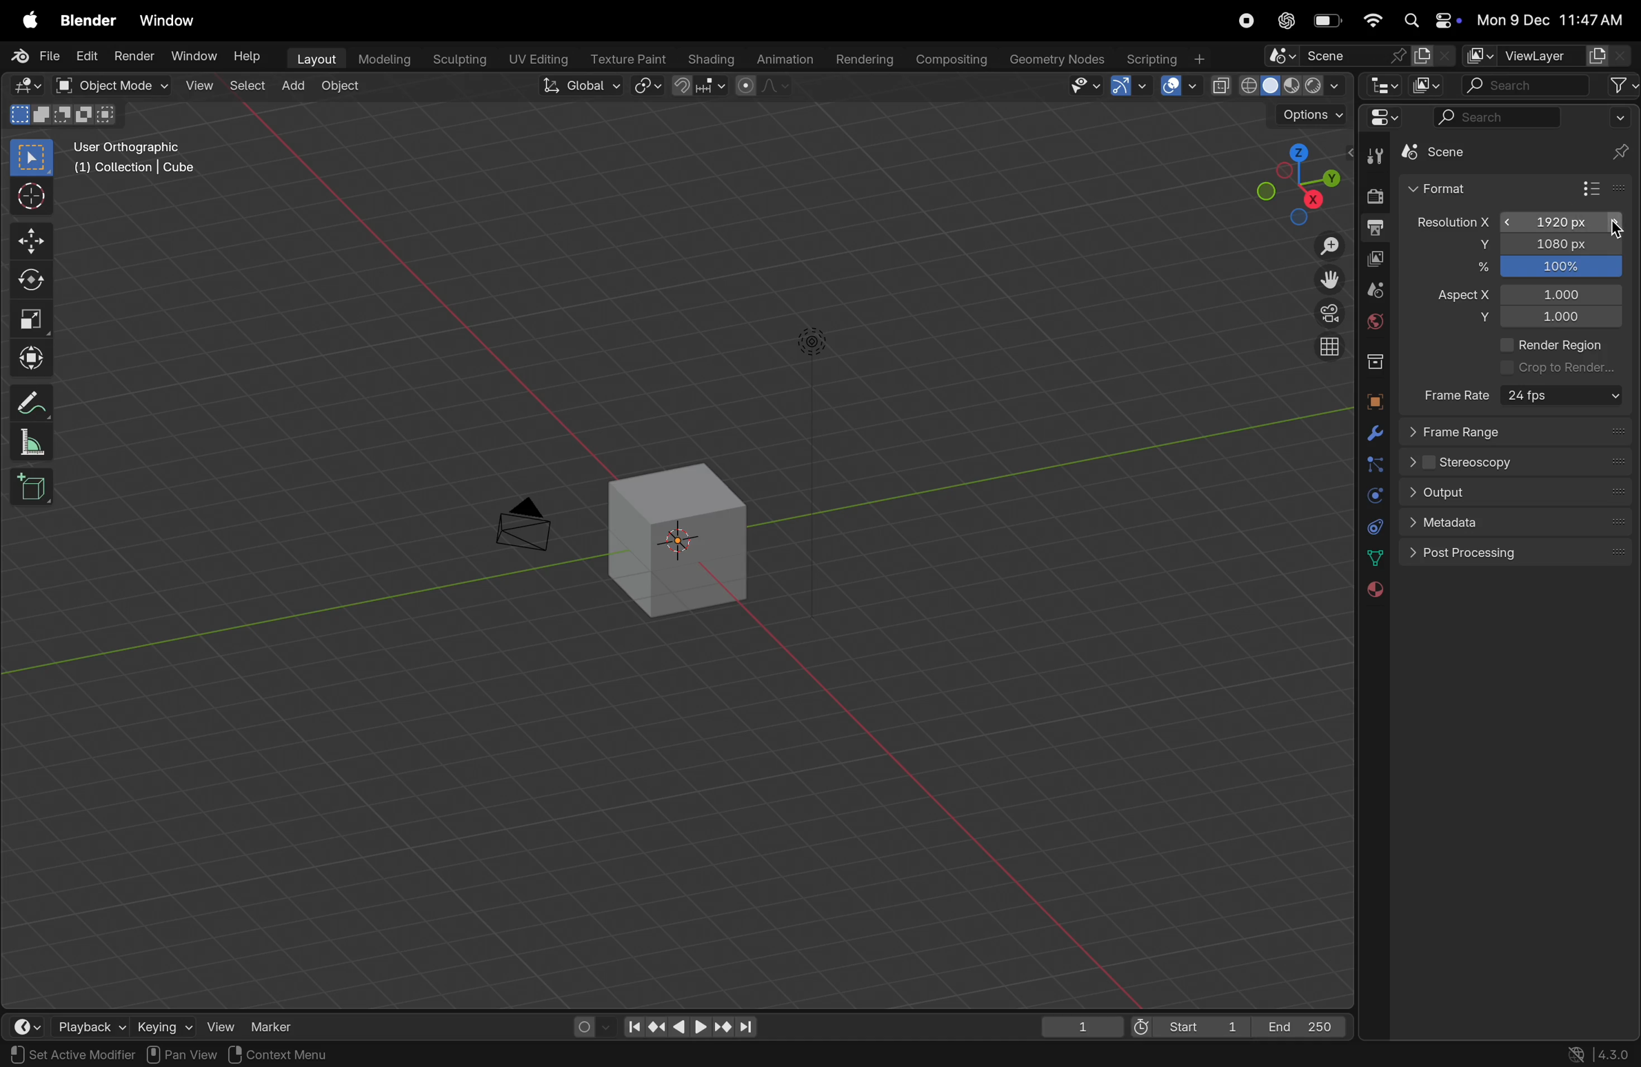 The width and height of the screenshot is (1641, 1067). I want to click on visibility, so click(1083, 88).